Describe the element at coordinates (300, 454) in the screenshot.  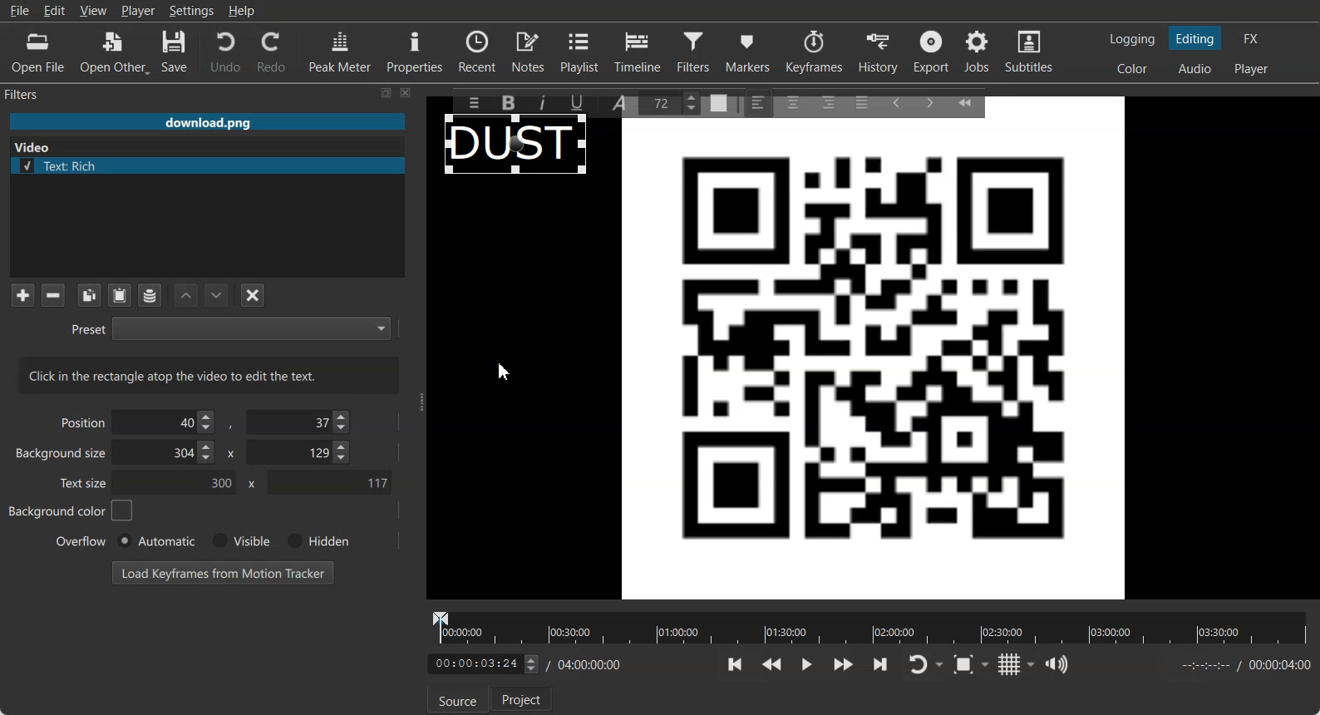
I see `Background size Y- Co-ordinate` at that location.